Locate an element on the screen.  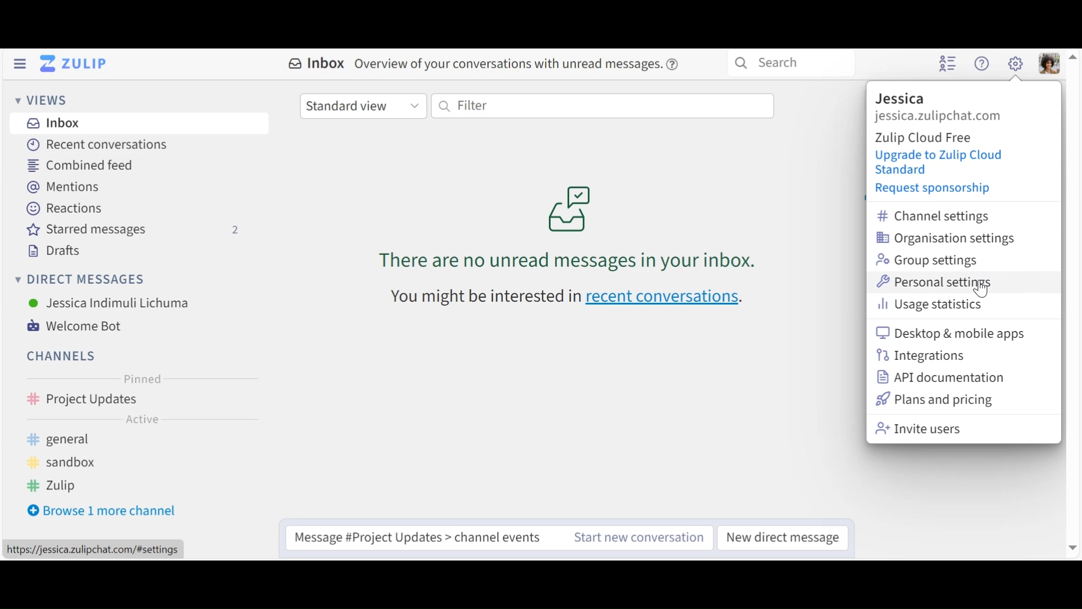
Views is located at coordinates (38, 100).